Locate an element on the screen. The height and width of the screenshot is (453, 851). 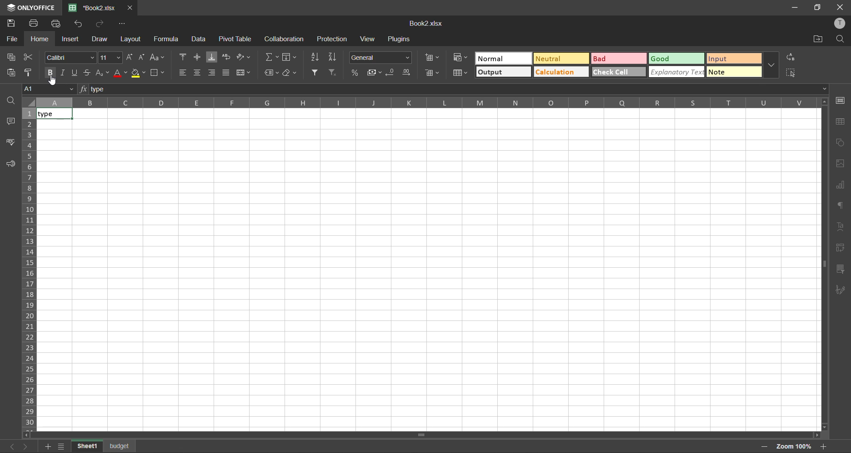
zoom in is located at coordinates (825, 446).